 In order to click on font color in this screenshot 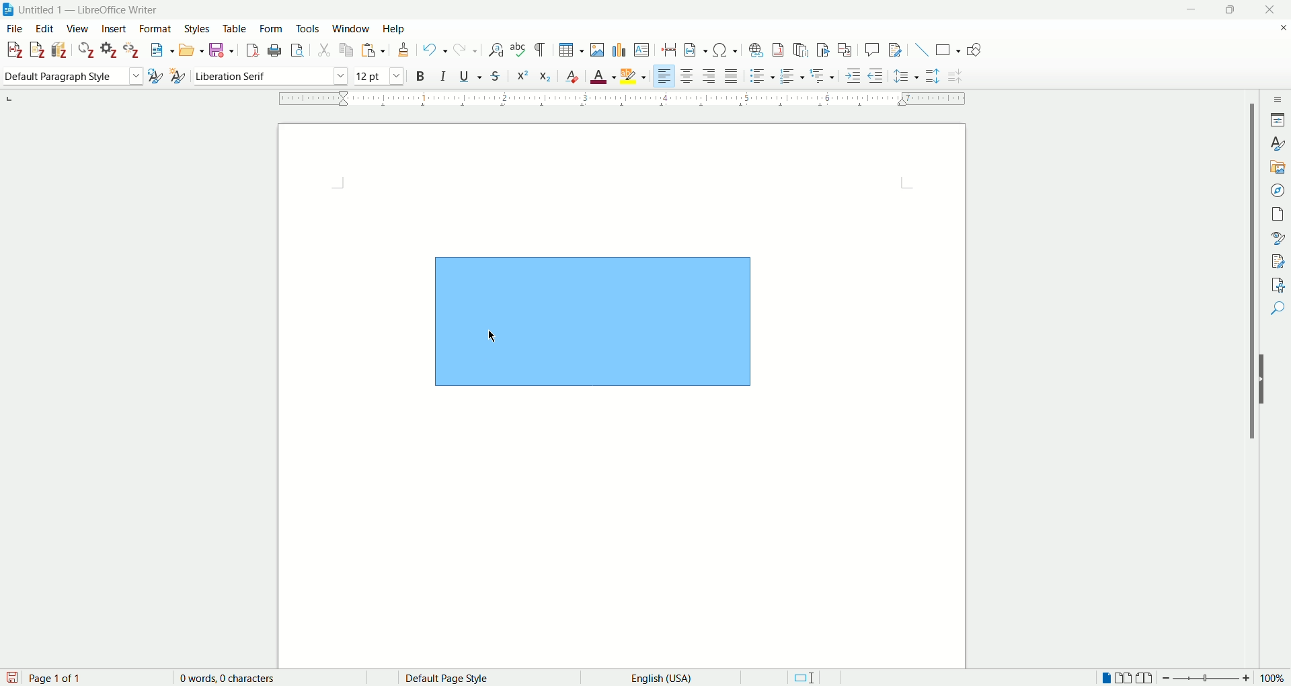, I will do `click(605, 75)`.